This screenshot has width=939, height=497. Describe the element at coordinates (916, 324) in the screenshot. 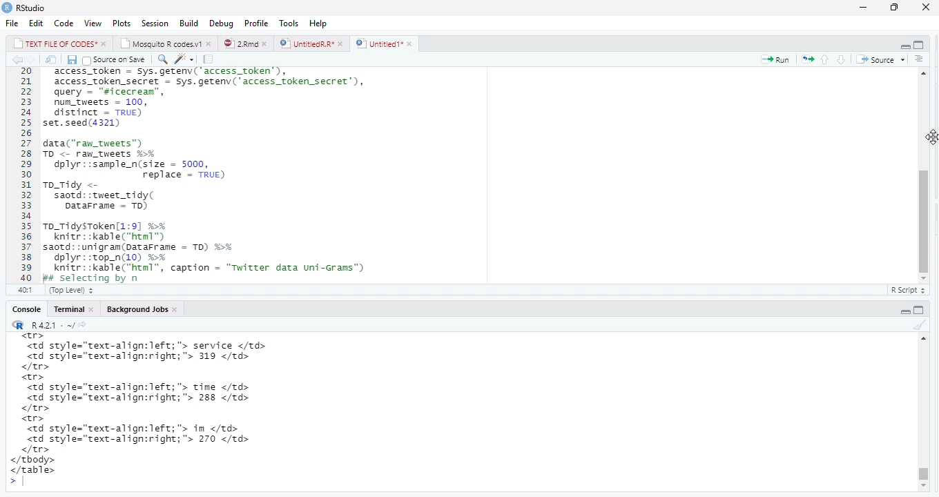

I see `clear console` at that location.